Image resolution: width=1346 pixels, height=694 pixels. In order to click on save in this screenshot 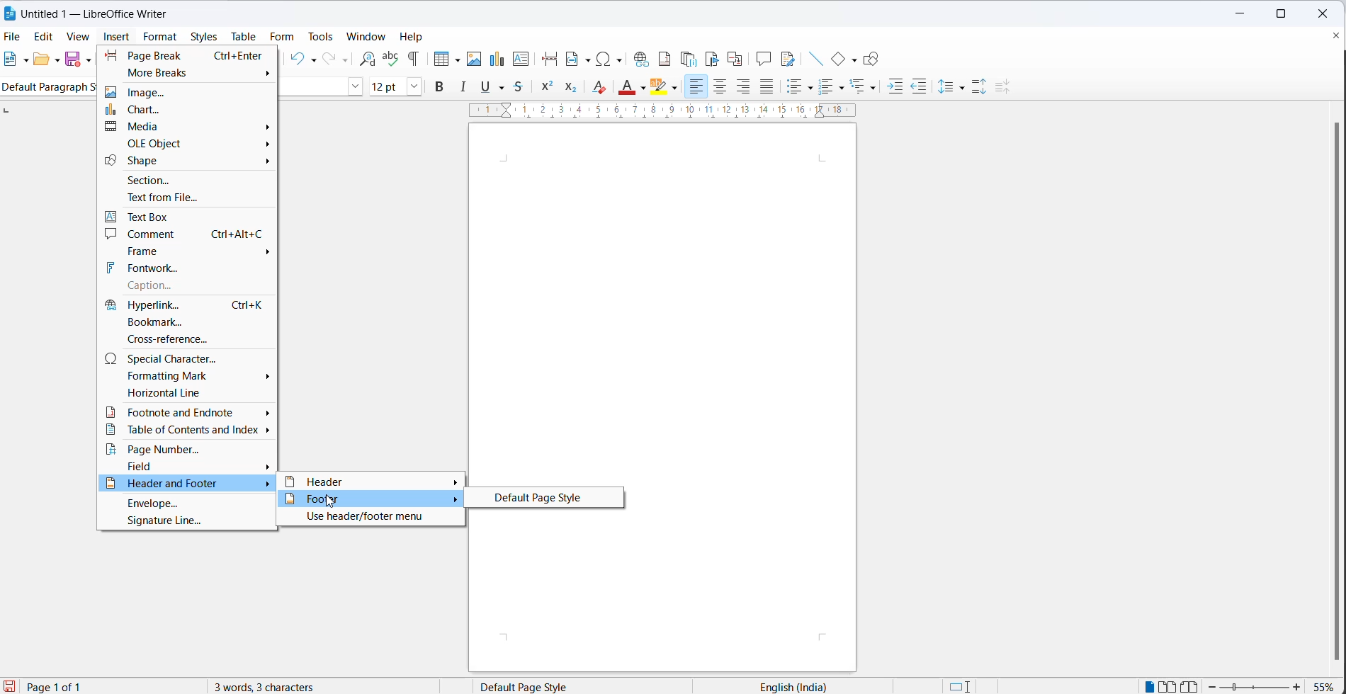, I will do `click(72, 59)`.